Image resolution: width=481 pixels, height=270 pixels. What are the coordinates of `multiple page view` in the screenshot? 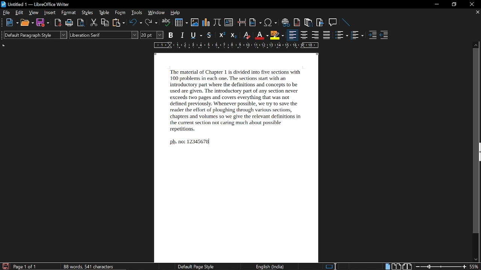 It's located at (396, 267).